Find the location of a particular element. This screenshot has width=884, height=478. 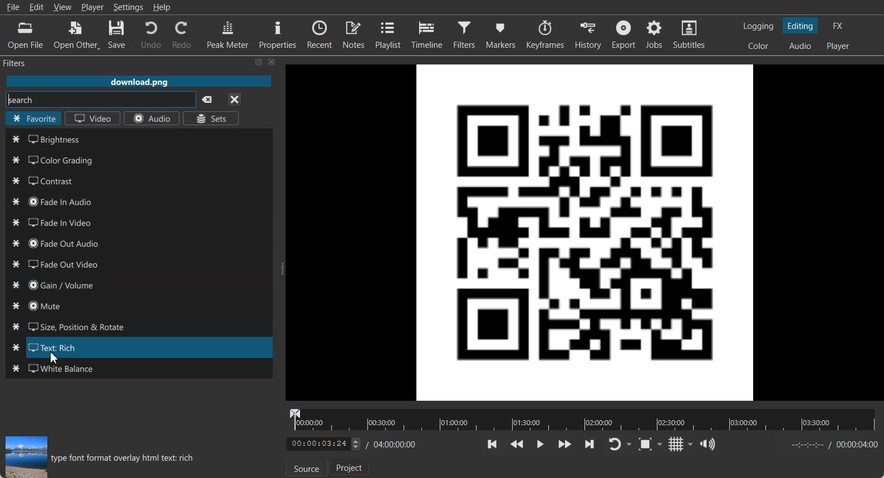

Switching to the Player only layout is located at coordinates (839, 46).